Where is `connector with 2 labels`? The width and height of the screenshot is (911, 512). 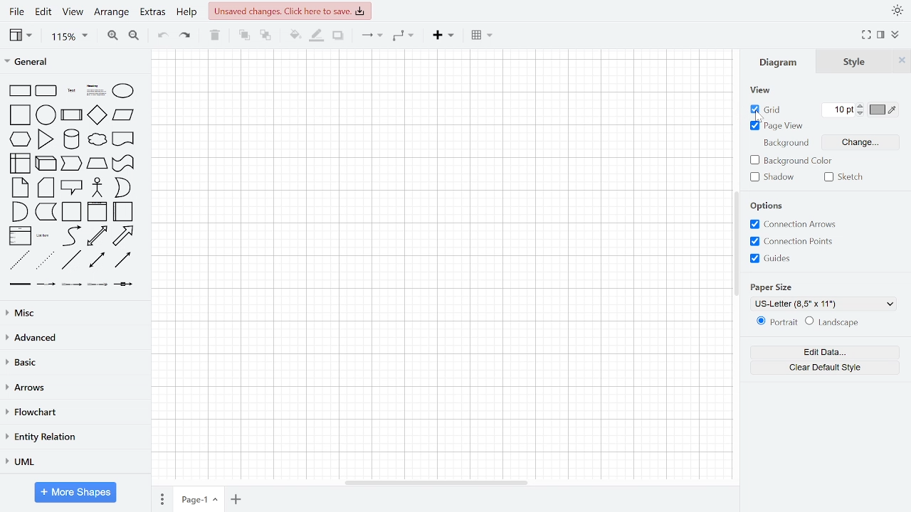
connector with 2 labels is located at coordinates (71, 284).